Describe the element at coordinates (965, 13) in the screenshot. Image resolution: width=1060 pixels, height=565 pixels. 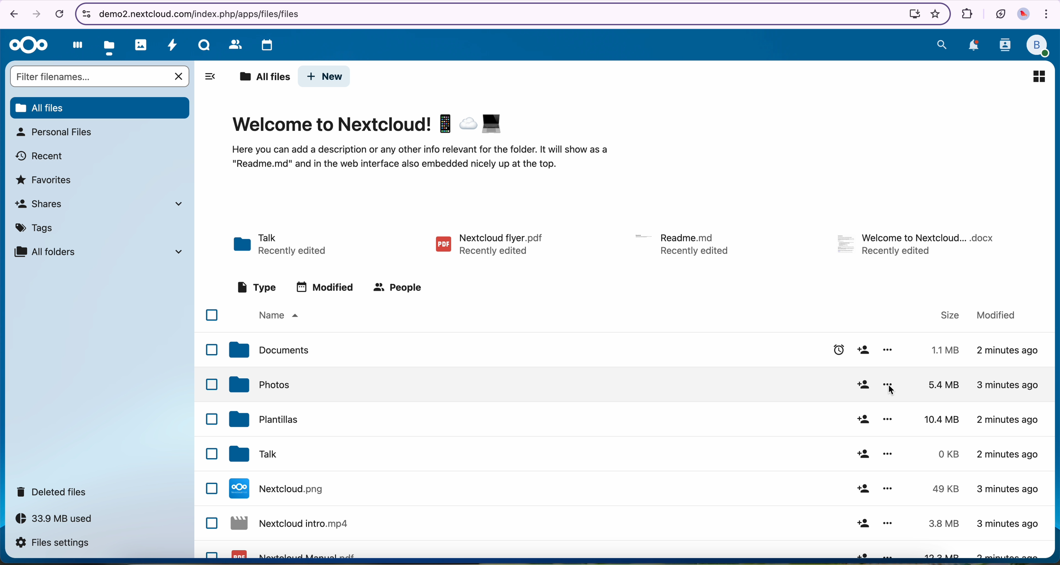
I see `extensions` at that location.